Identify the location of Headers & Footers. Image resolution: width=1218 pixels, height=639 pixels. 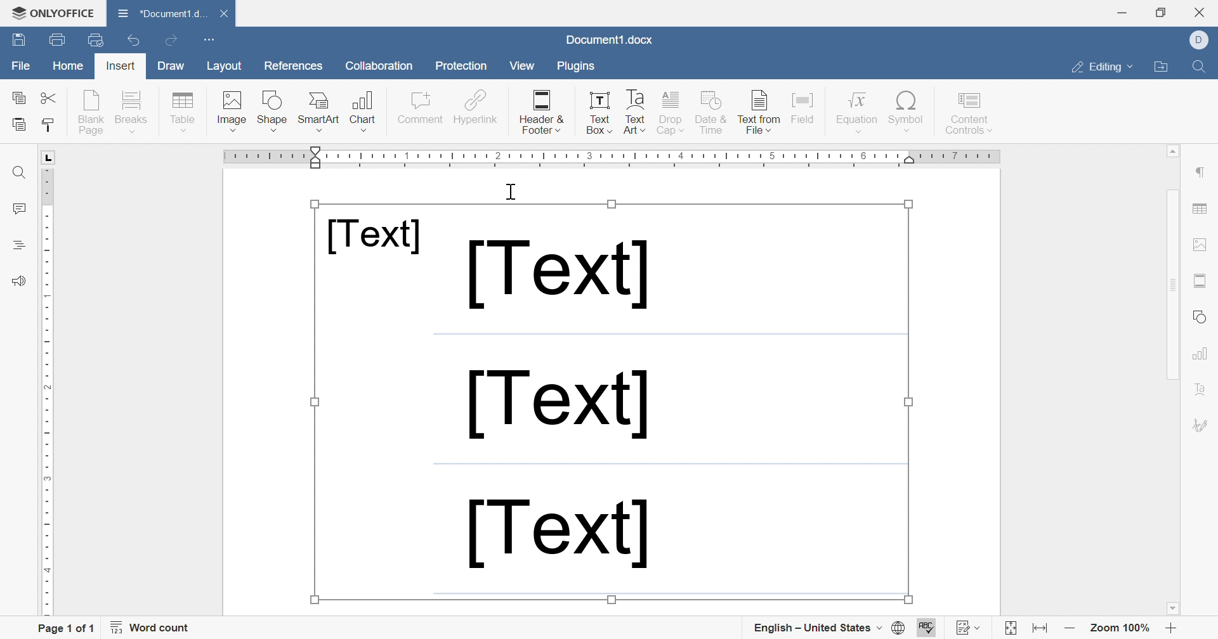
(1201, 281).